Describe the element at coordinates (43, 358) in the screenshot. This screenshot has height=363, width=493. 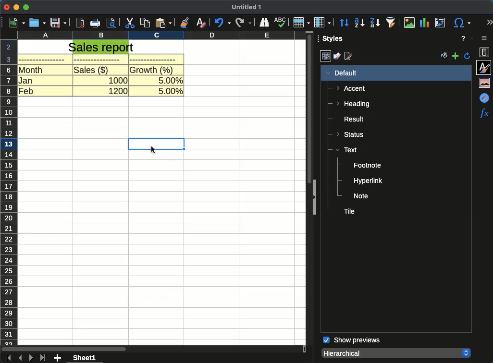
I see `last sheet` at that location.